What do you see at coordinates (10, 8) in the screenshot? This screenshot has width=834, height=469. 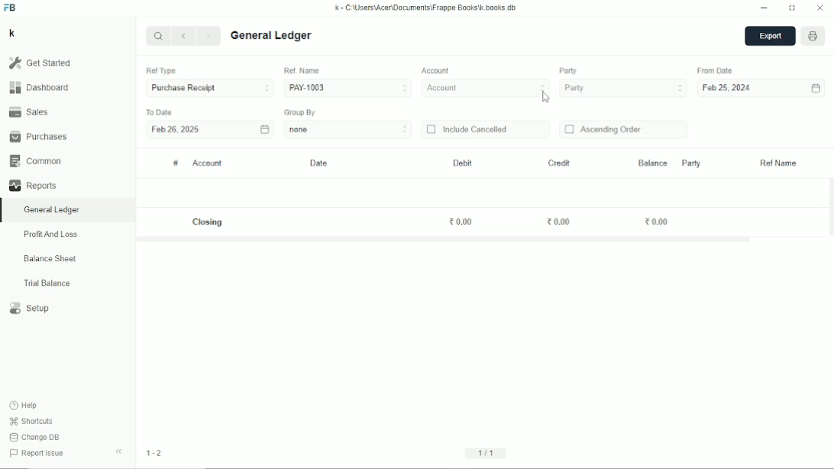 I see `FB` at bounding box center [10, 8].